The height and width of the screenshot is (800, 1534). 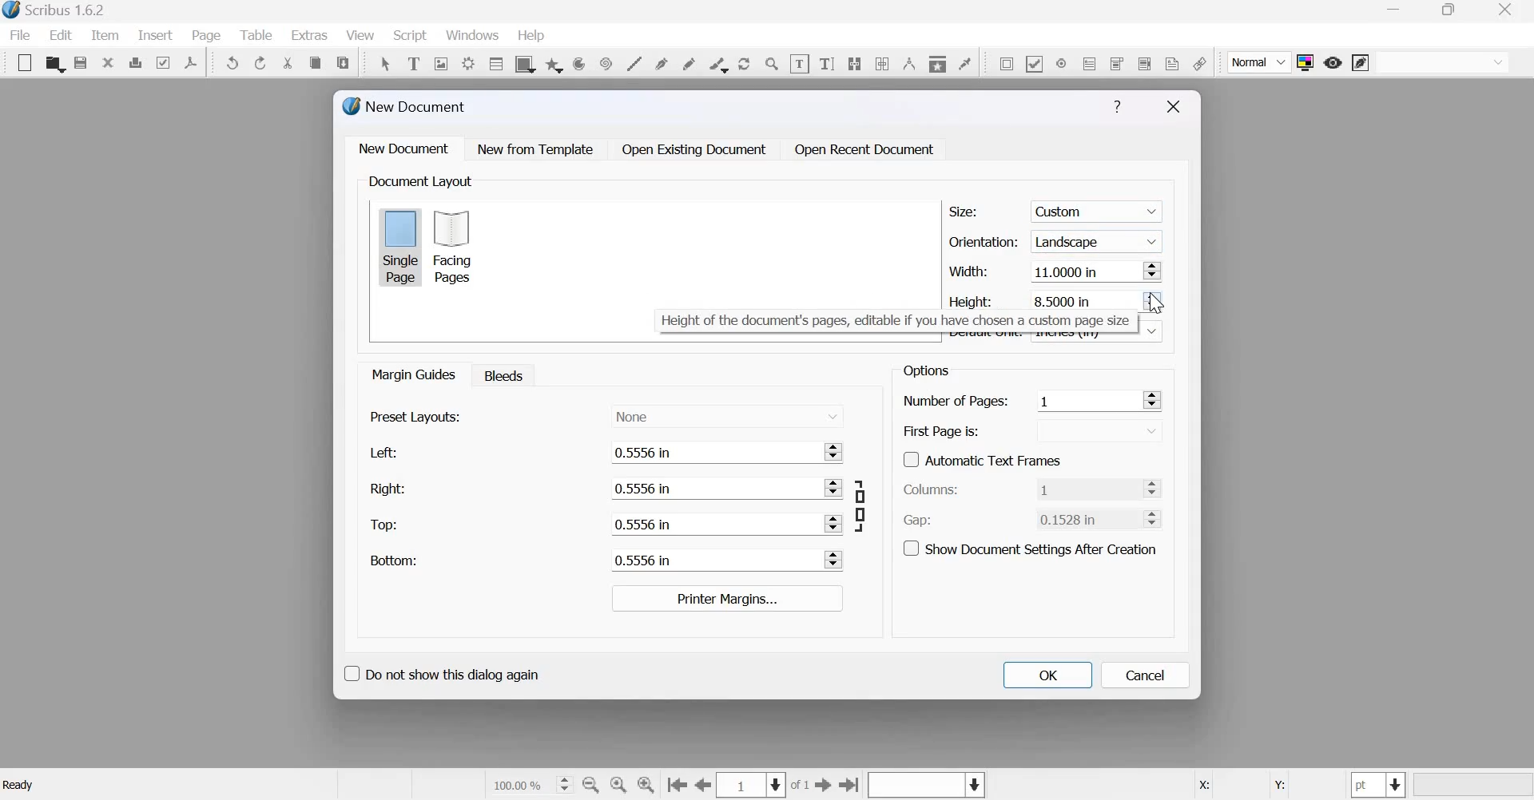 What do you see at coordinates (942, 430) in the screenshot?
I see `First Page is:` at bounding box center [942, 430].